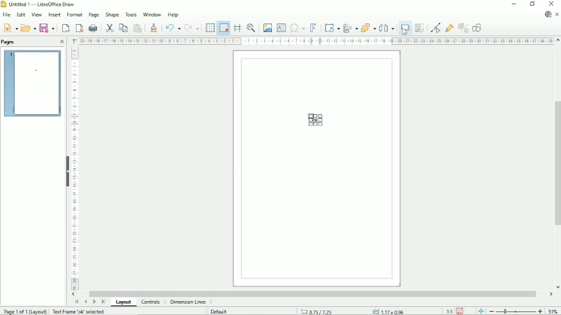  What do you see at coordinates (237, 28) in the screenshot?
I see `Helplines while moving` at bounding box center [237, 28].